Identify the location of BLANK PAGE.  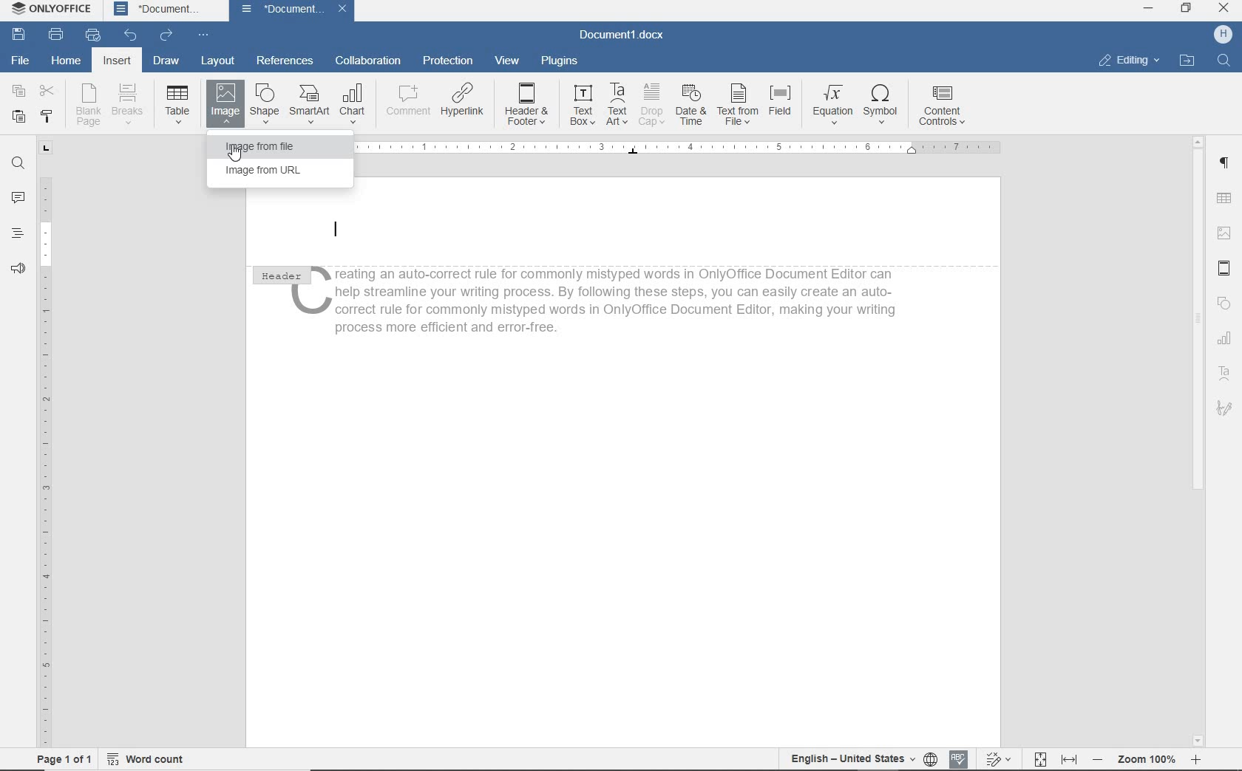
(86, 106).